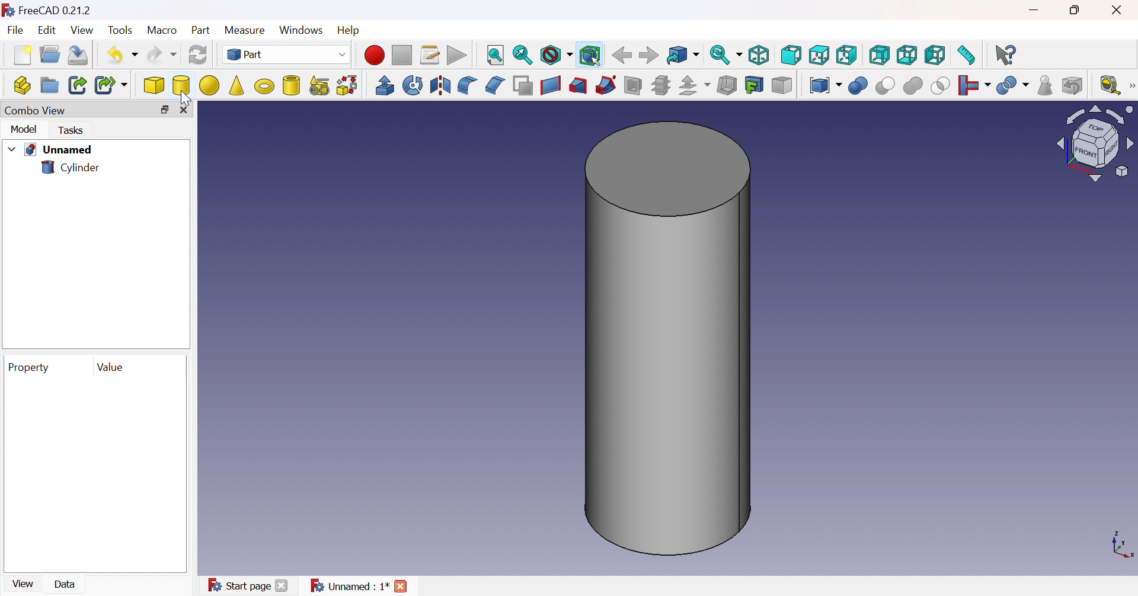 The height and width of the screenshot is (596, 1138). What do you see at coordinates (974, 86) in the screenshot?
I see `Join objects` at bounding box center [974, 86].